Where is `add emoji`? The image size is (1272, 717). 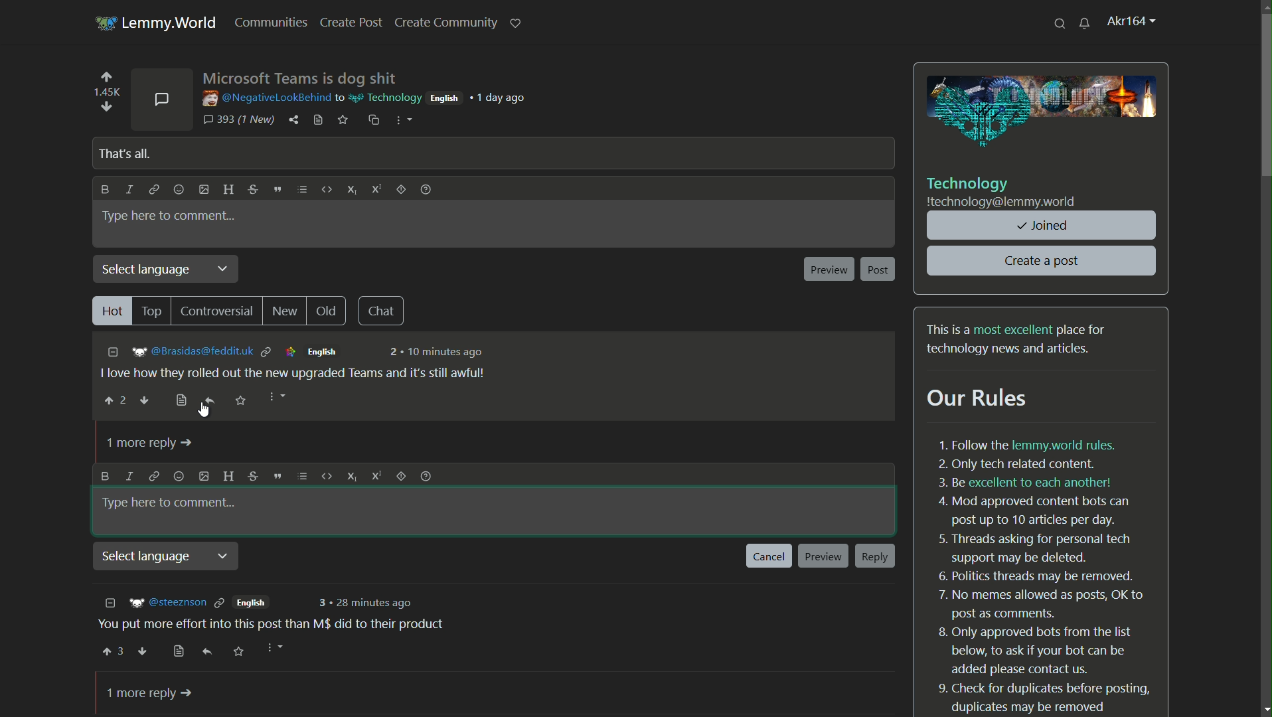 add emoji is located at coordinates (179, 476).